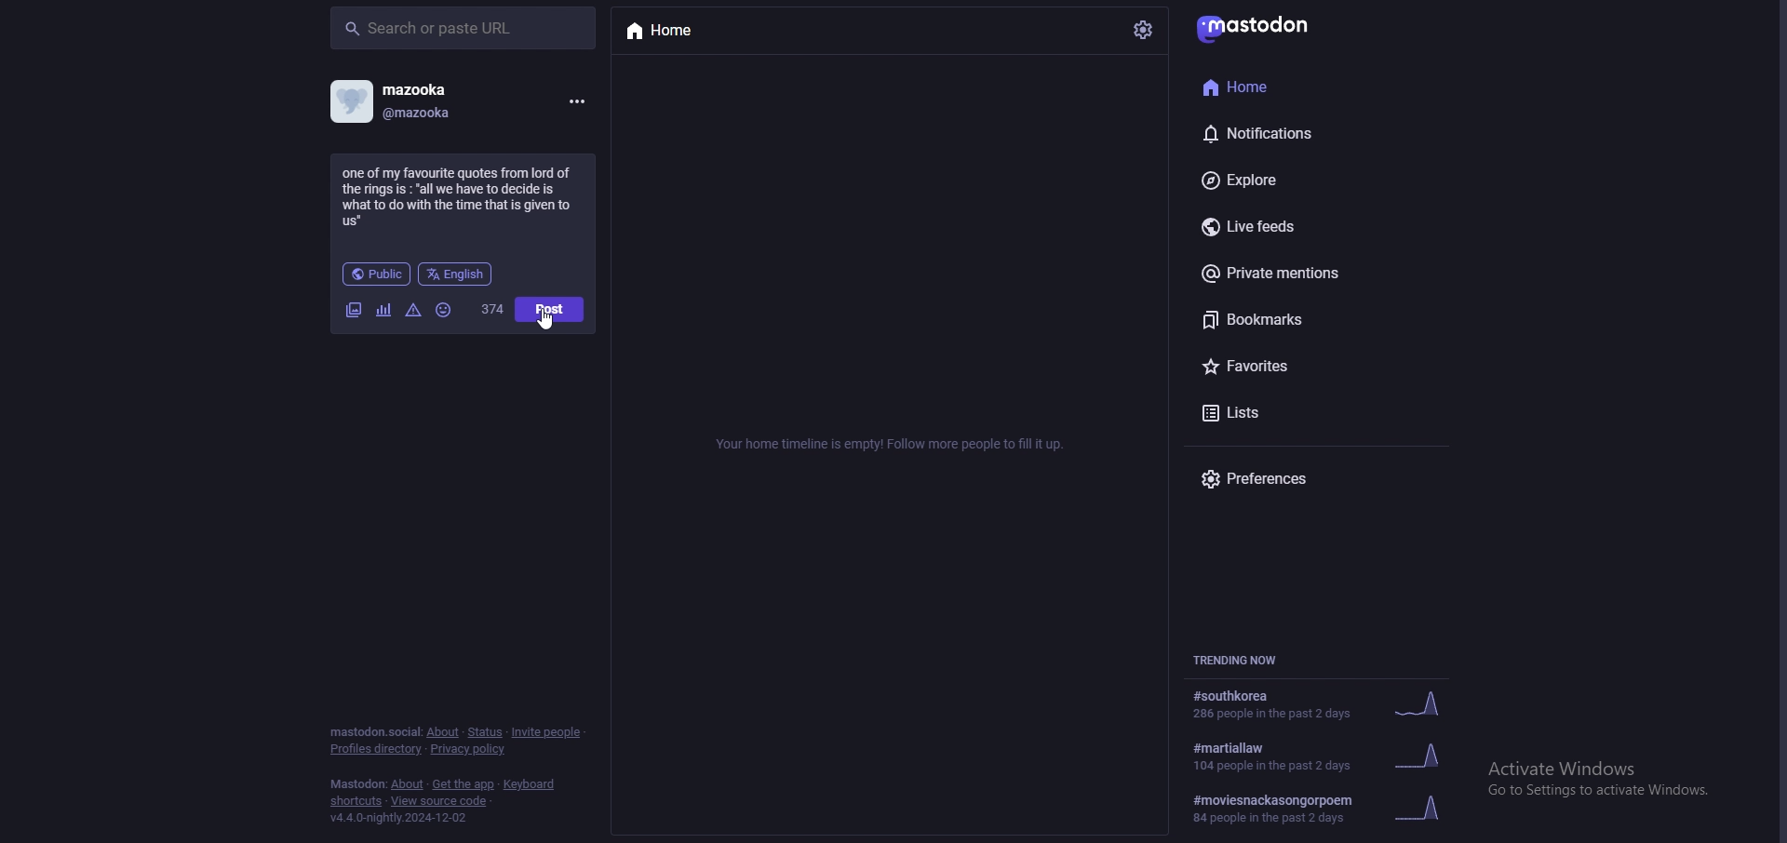 The height and width of the screenshot is (843, 1787). I want to click on settings, so click(1144, 28).